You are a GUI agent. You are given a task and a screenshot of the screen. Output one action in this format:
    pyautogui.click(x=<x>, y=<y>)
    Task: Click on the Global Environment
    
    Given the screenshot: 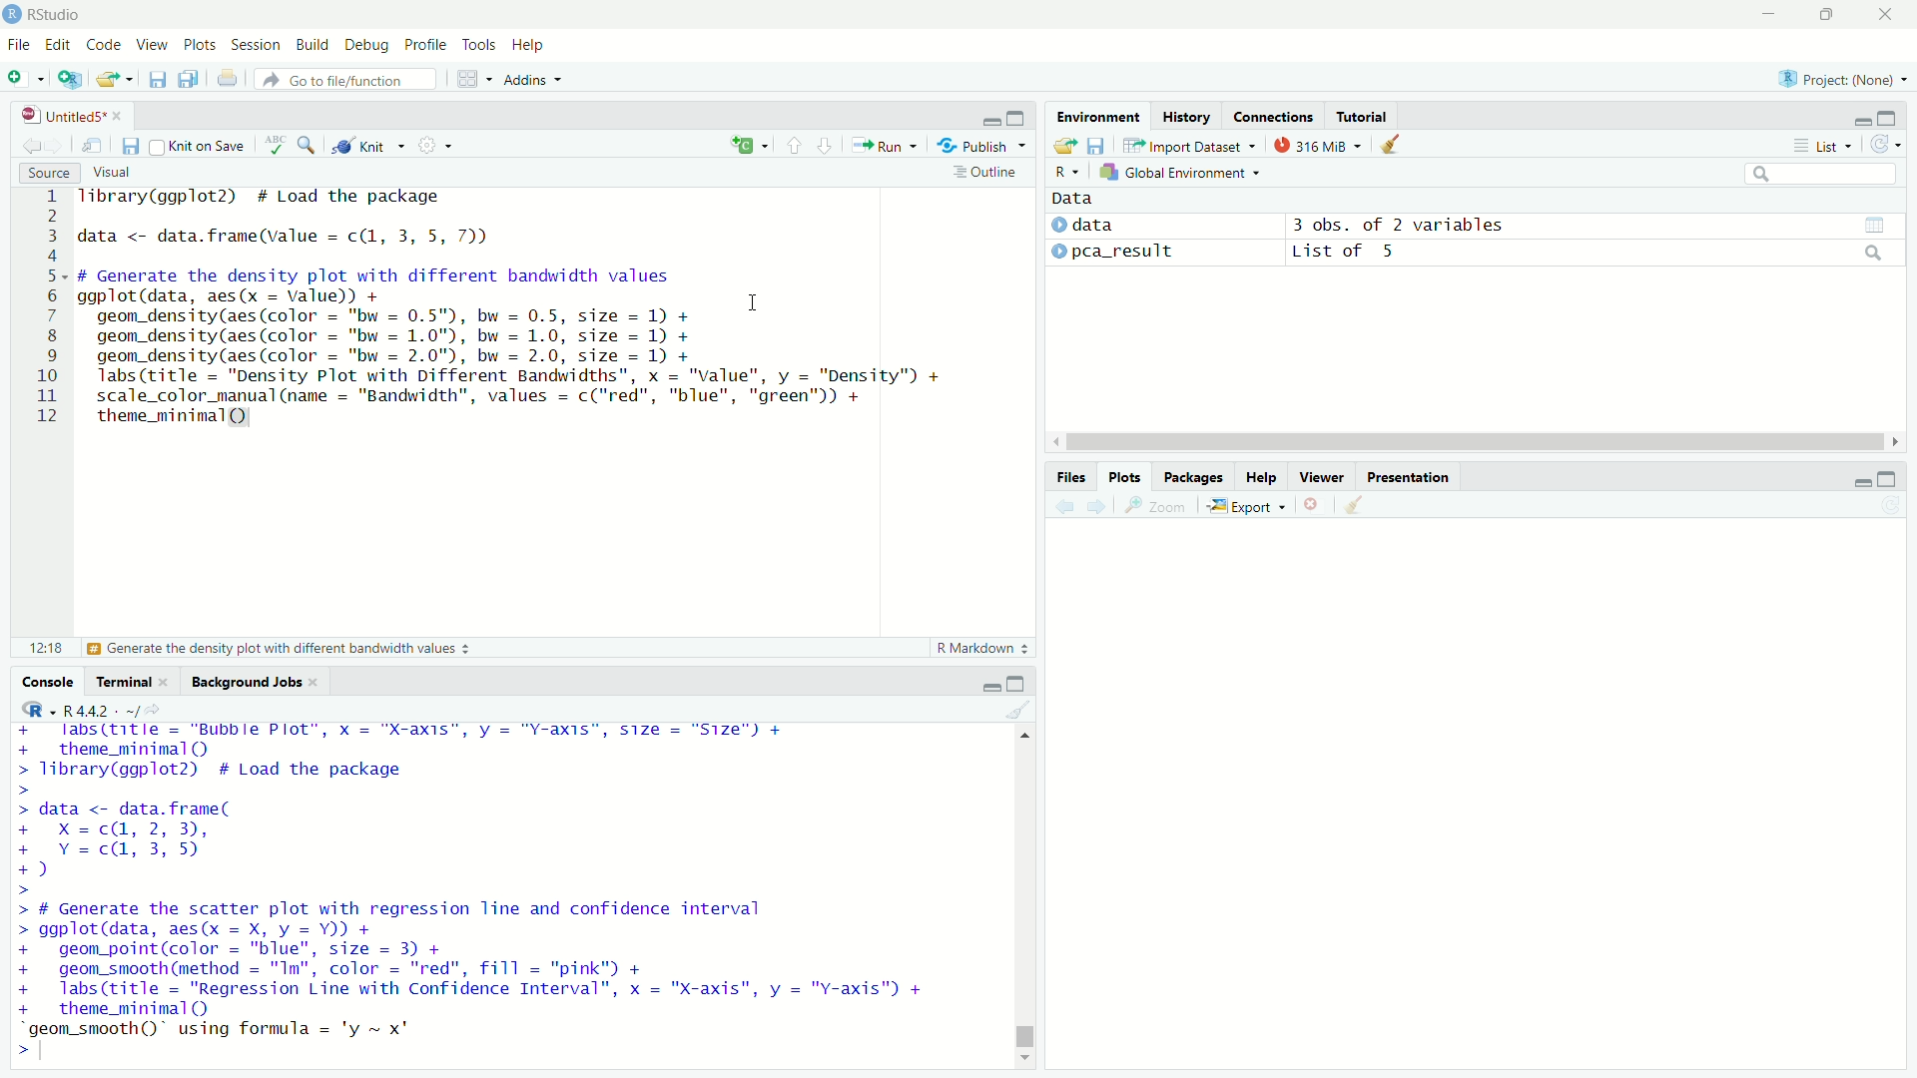 What is the action you would take?
    pyautogui.click(x=1181, y=172)
    